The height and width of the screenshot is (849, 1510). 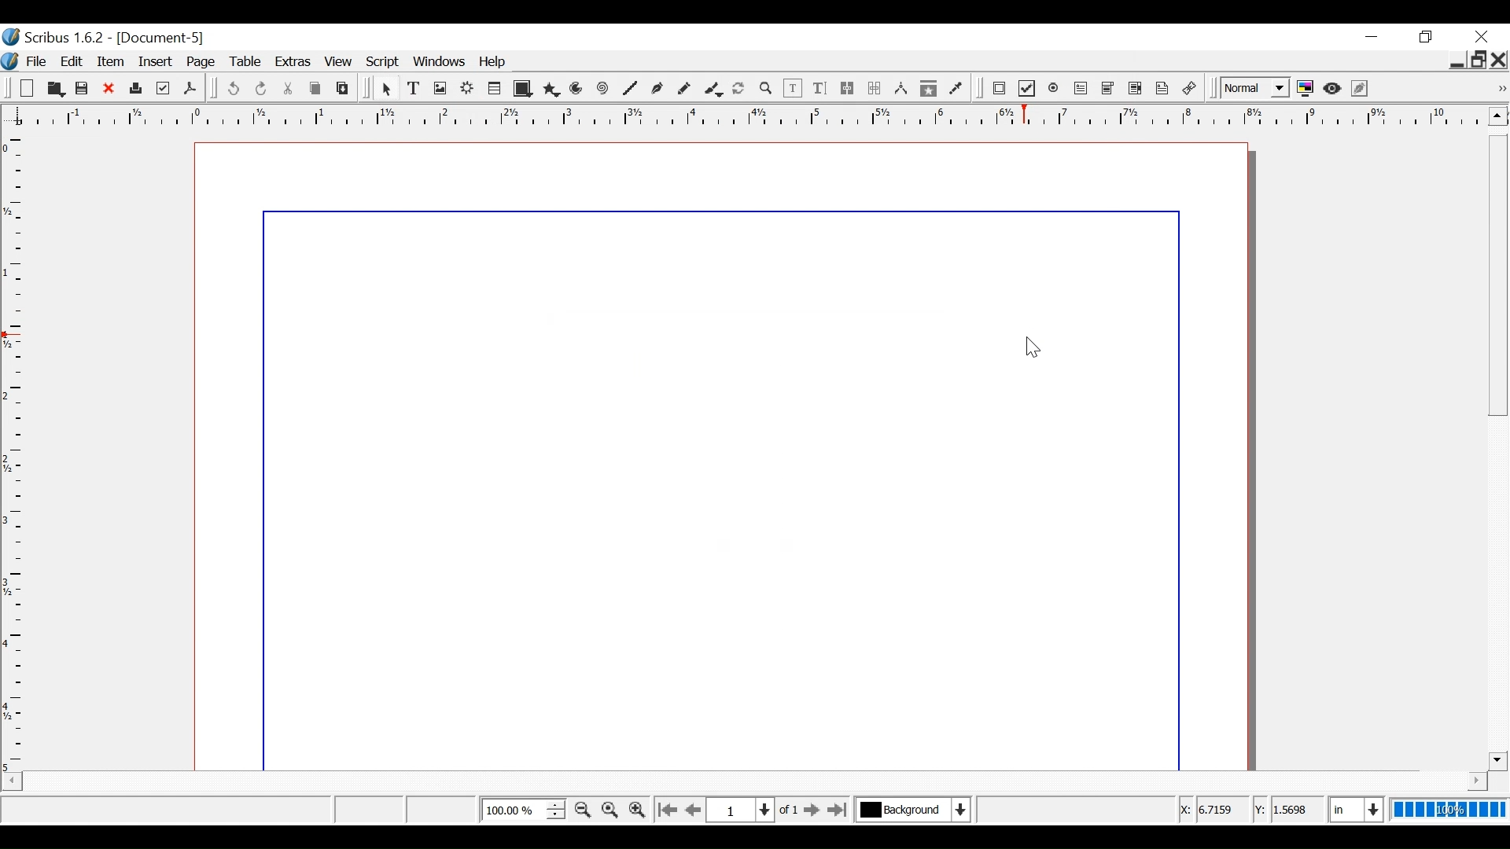 What do you see at coordinates (629, 90) in the screenshot?
I see `Line` at bounding box center [629, 90].